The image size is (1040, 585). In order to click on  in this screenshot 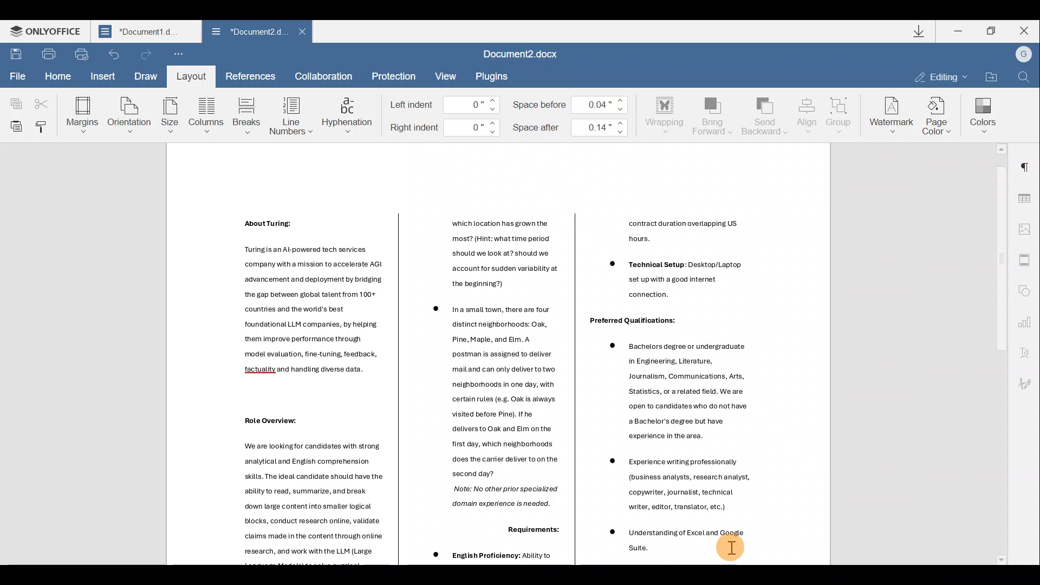, I will do `click(502, 253)`.